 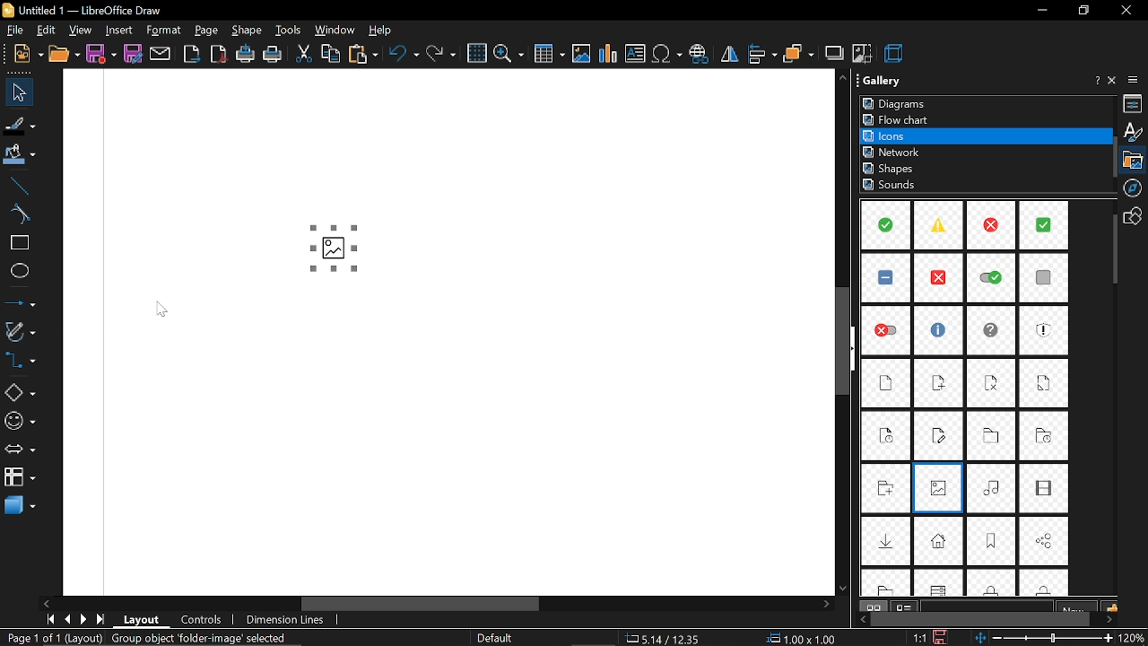 I want to click on view, so click(x=79, y=31).